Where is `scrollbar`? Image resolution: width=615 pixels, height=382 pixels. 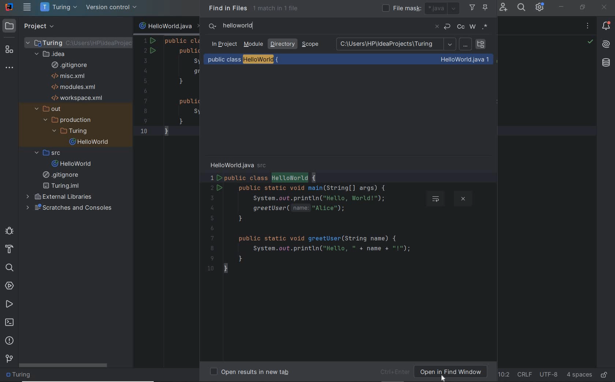 scrollbar is located at coordinates (63, 366).